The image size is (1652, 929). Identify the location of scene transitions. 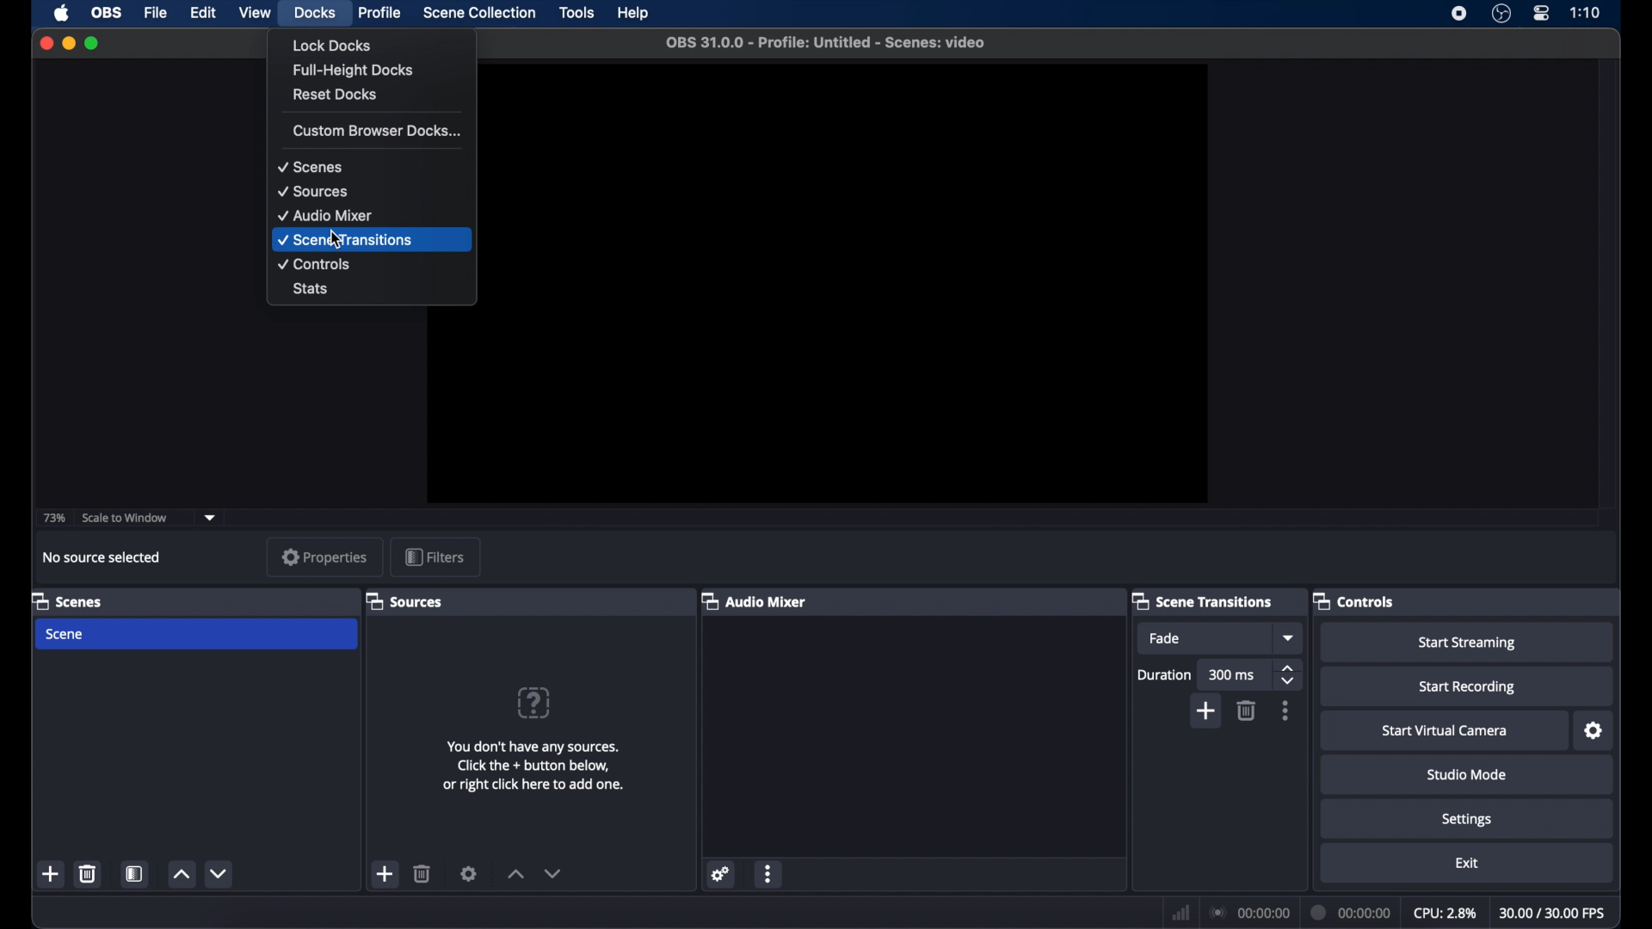
(348, 240).